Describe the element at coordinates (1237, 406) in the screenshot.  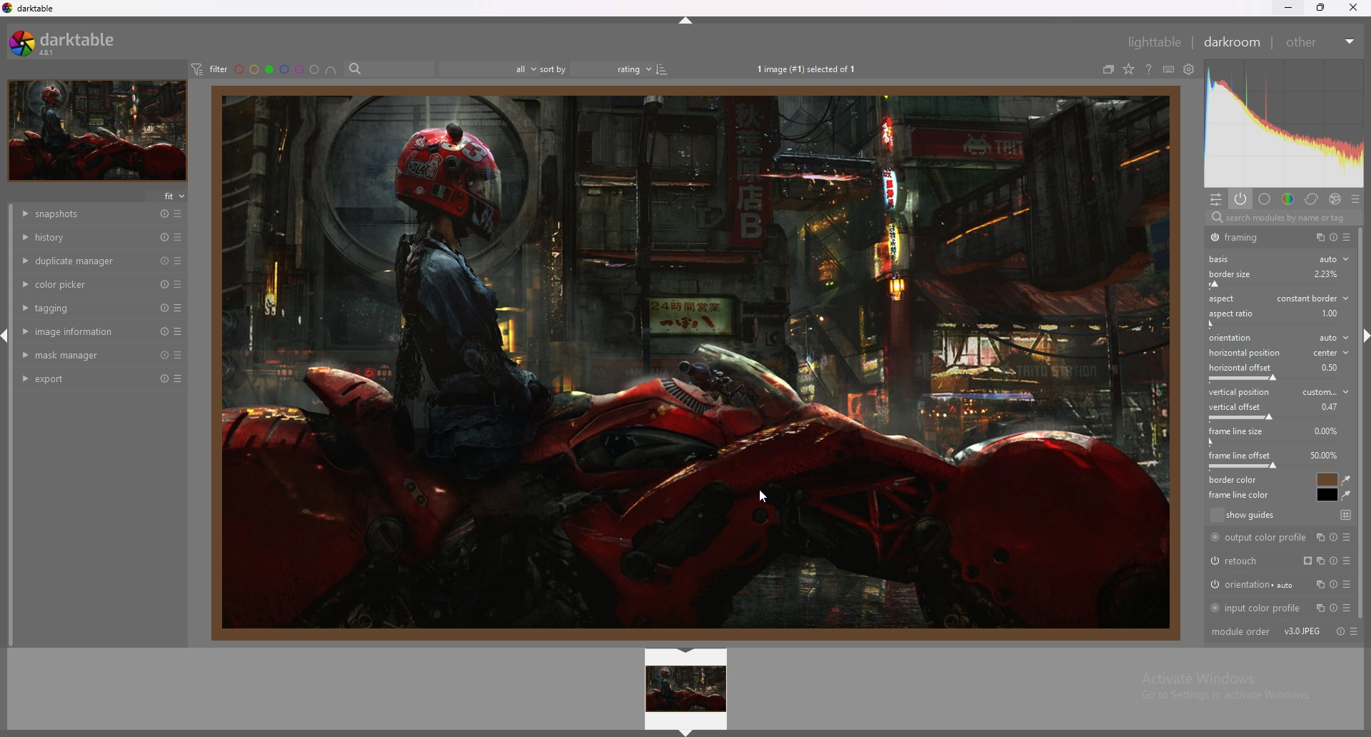
I see `vertical offset` at that location.